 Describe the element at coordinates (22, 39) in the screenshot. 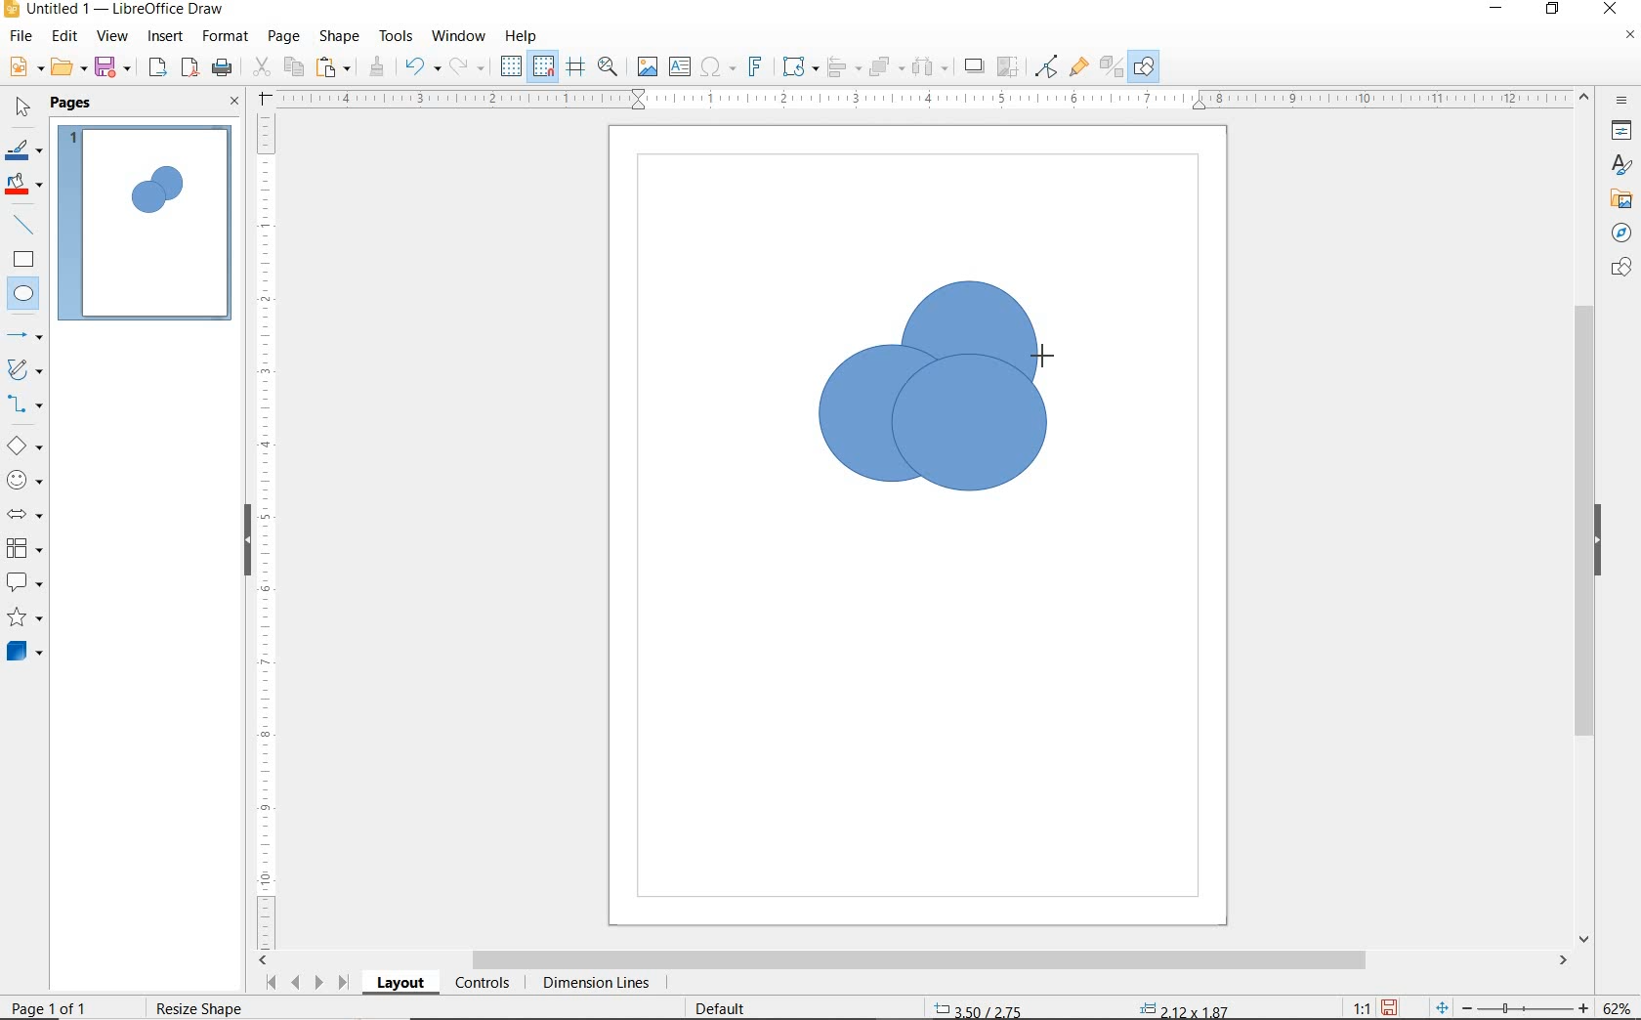

I see `FILE` at that location.